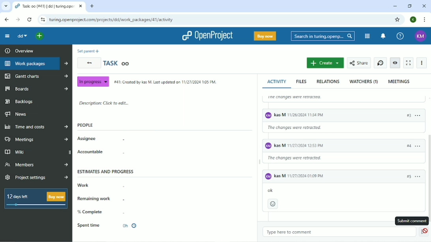  What do you see at coordinates (420, 36) in the screenshot?
I see `KM` at bounding box center [420, 36].